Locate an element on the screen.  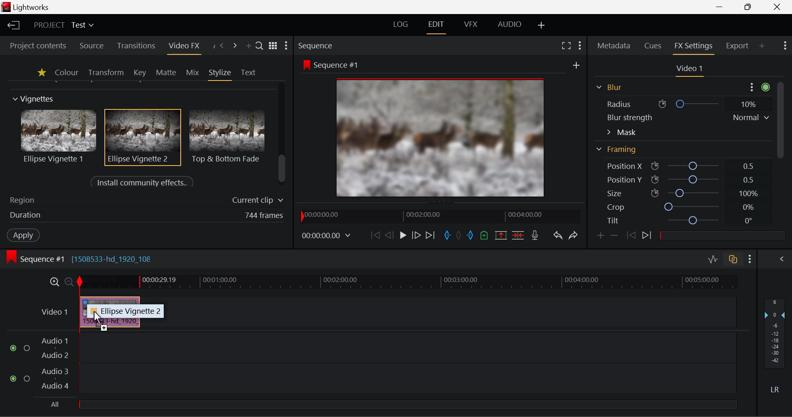
Toggle list & title view is located at coordinates (273, 47).